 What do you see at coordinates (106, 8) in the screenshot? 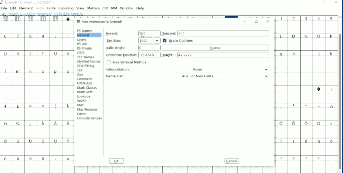
I see `CID` at bounding box center [106, 8].